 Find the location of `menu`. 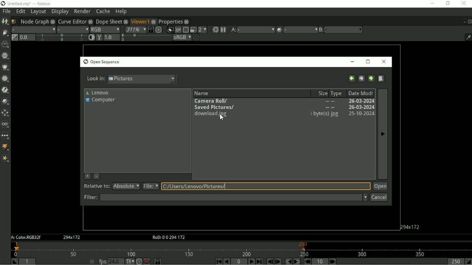

menu is located at coordinates (300, 30).